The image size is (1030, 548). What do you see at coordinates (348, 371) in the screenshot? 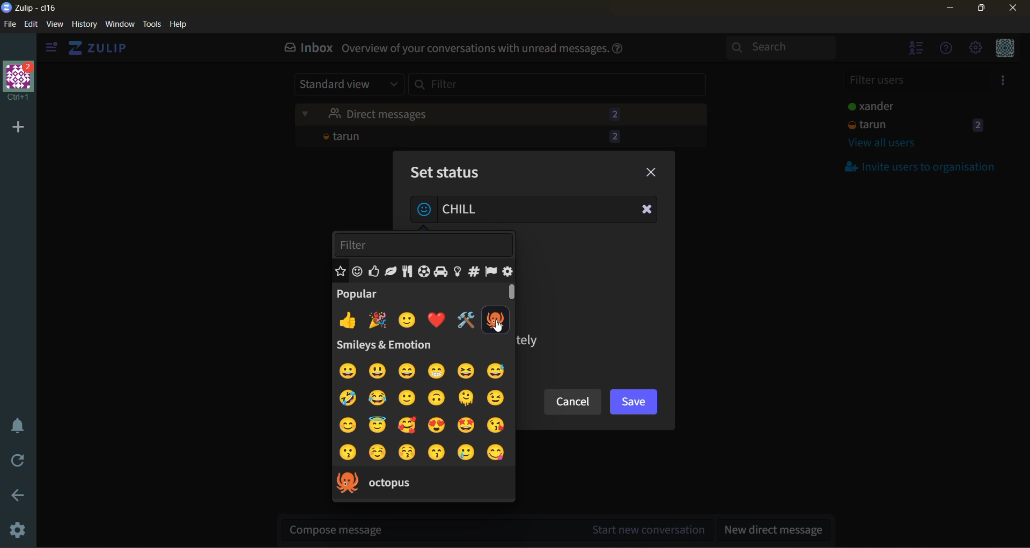
I see `emoji` at bounding box center [348, 371].